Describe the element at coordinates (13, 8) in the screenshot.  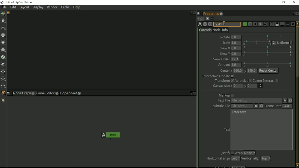
I see `Edit` at that location.